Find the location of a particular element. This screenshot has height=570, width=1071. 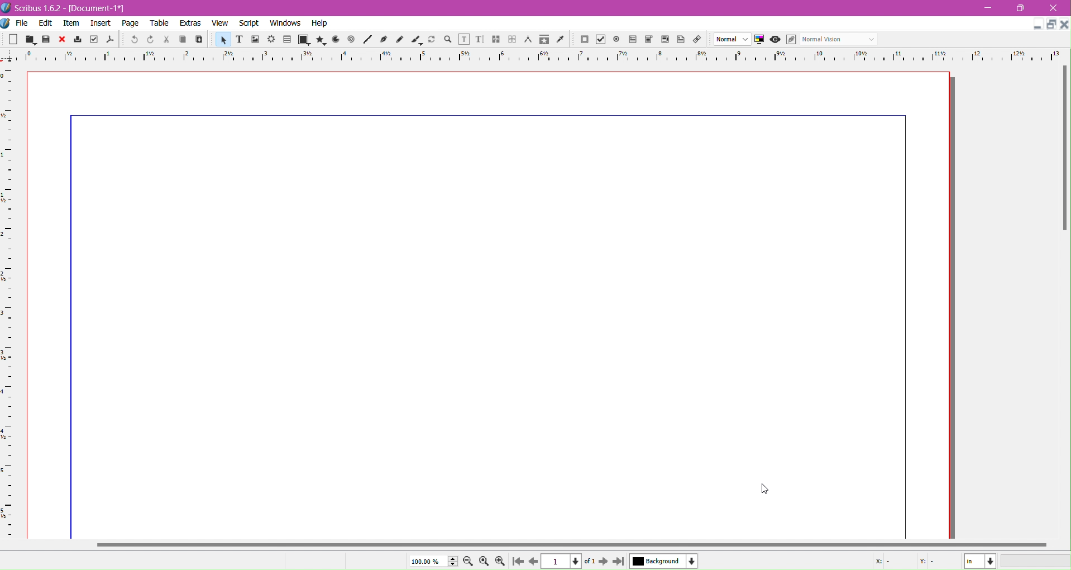

windows menu is located at coordinates (285, 23).